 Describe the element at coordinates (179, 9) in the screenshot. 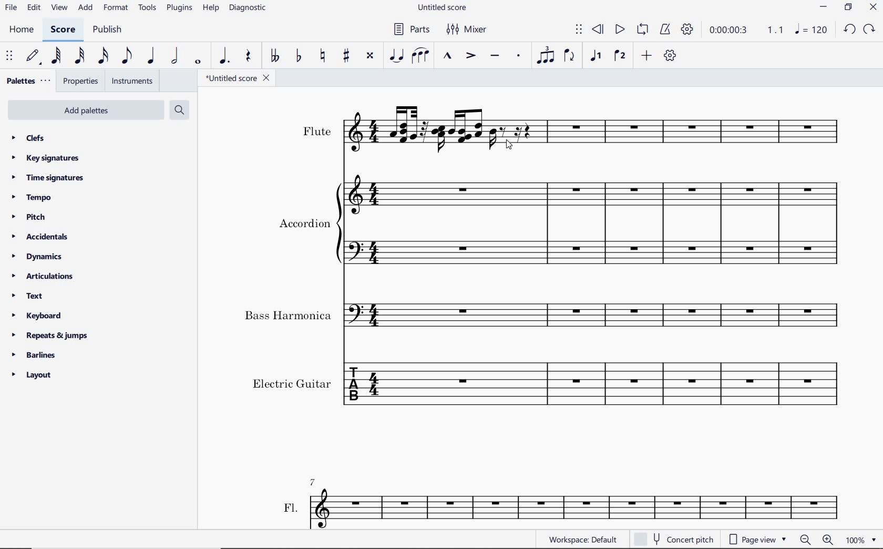

I see `plugins` at that location.